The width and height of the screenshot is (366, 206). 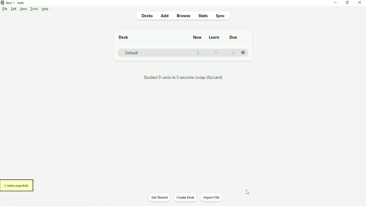 What do you see at coordinates (198, 38) in the screenshot?
I see `New` at bounding box center [198, 38].